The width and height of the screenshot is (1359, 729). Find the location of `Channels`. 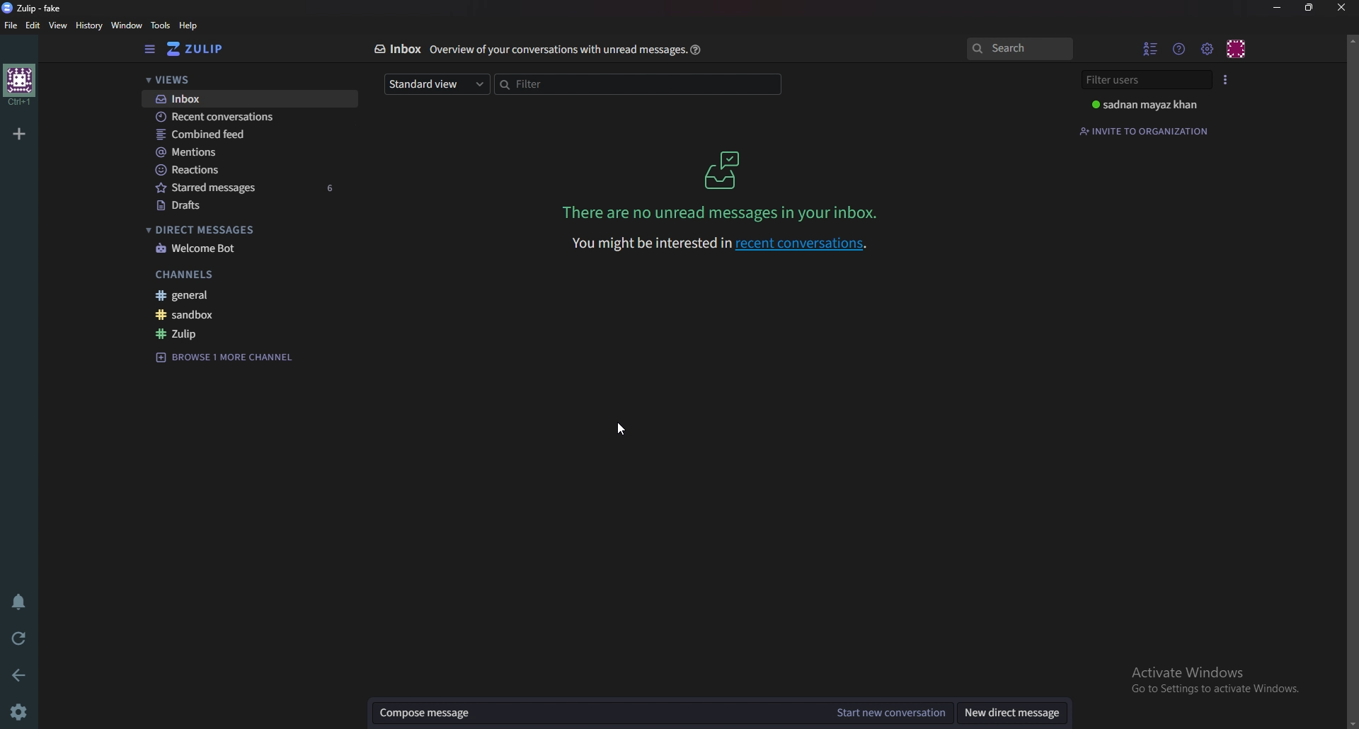

Channels is located at coordinates (229, 274).